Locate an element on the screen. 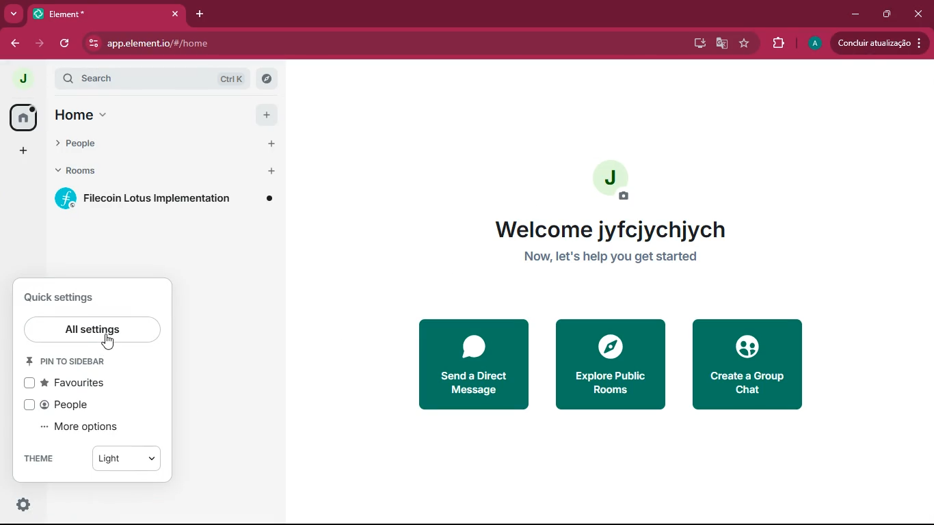 This screenshot has height=525, width=934. extensions is located at coordinates (777, 44).